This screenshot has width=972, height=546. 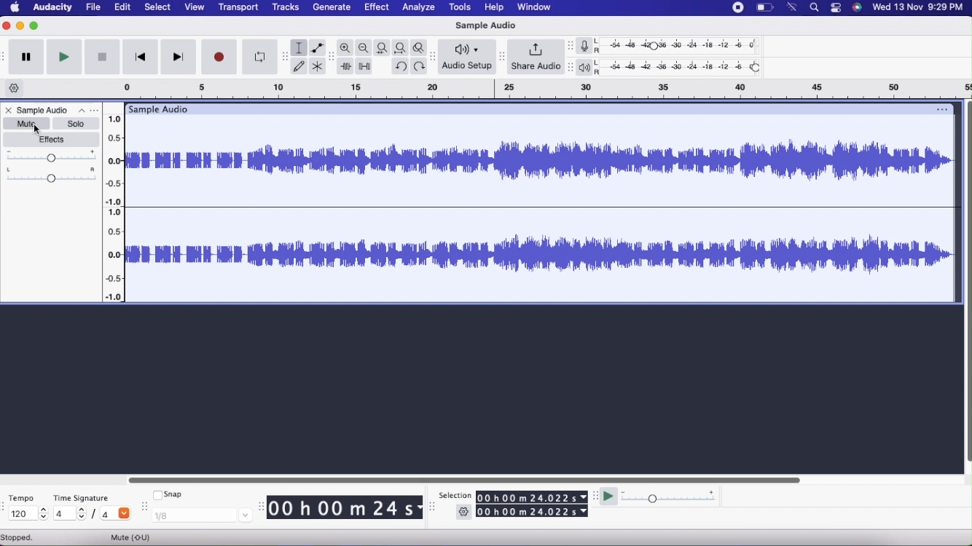 I want to click on Zoom out, so click(x=364, y=48).